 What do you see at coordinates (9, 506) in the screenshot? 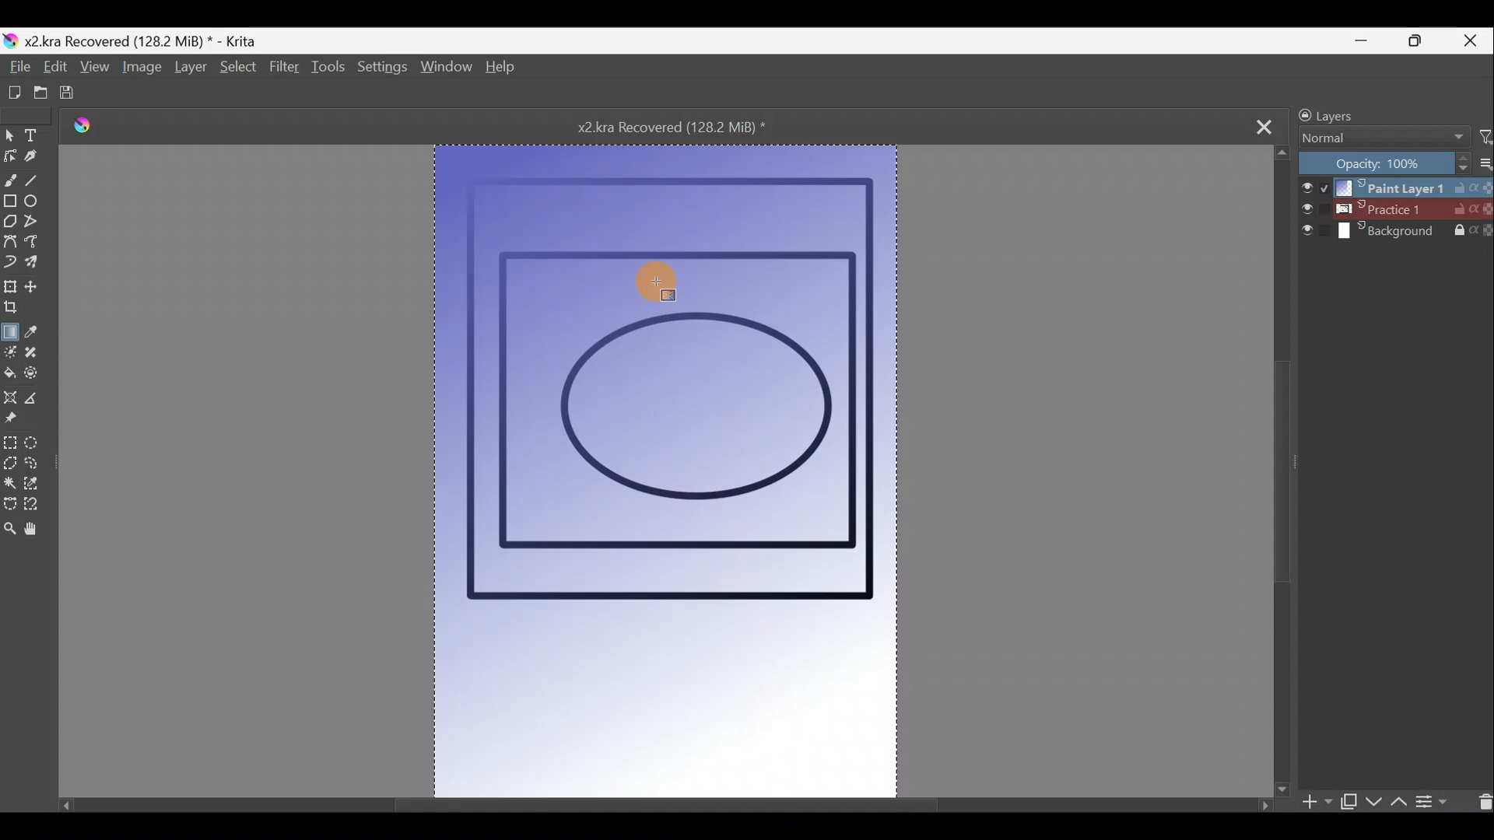
I see `Bezier curve selection tool` at bounding box center [9, 506].